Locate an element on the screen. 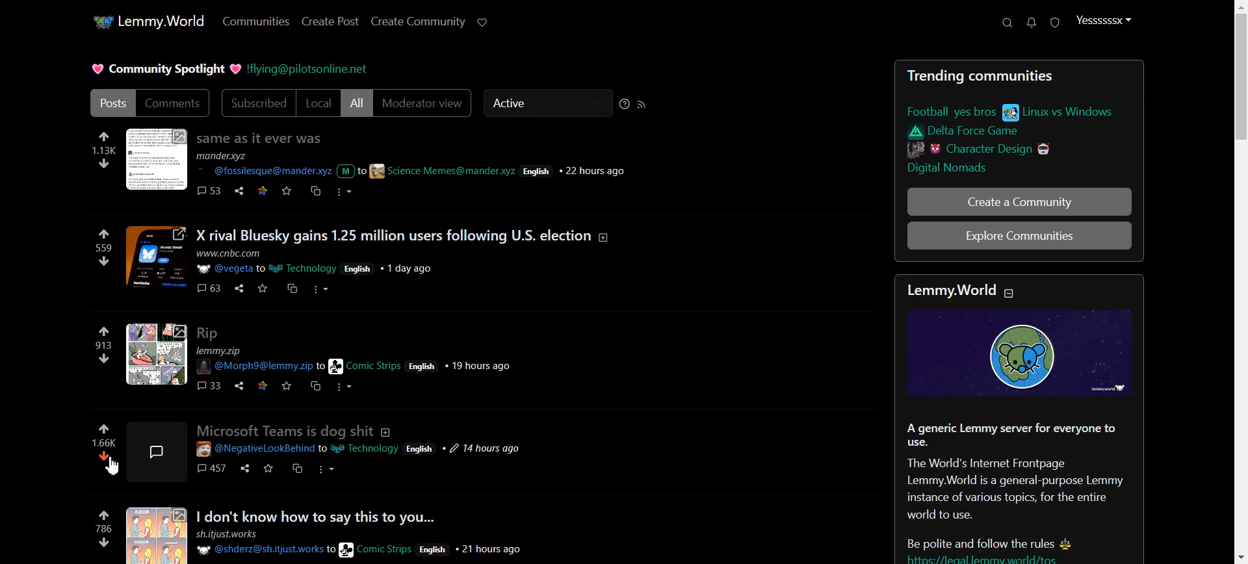 This screenshot has height=564, width=1248. link is located at coordinates (263, 190).